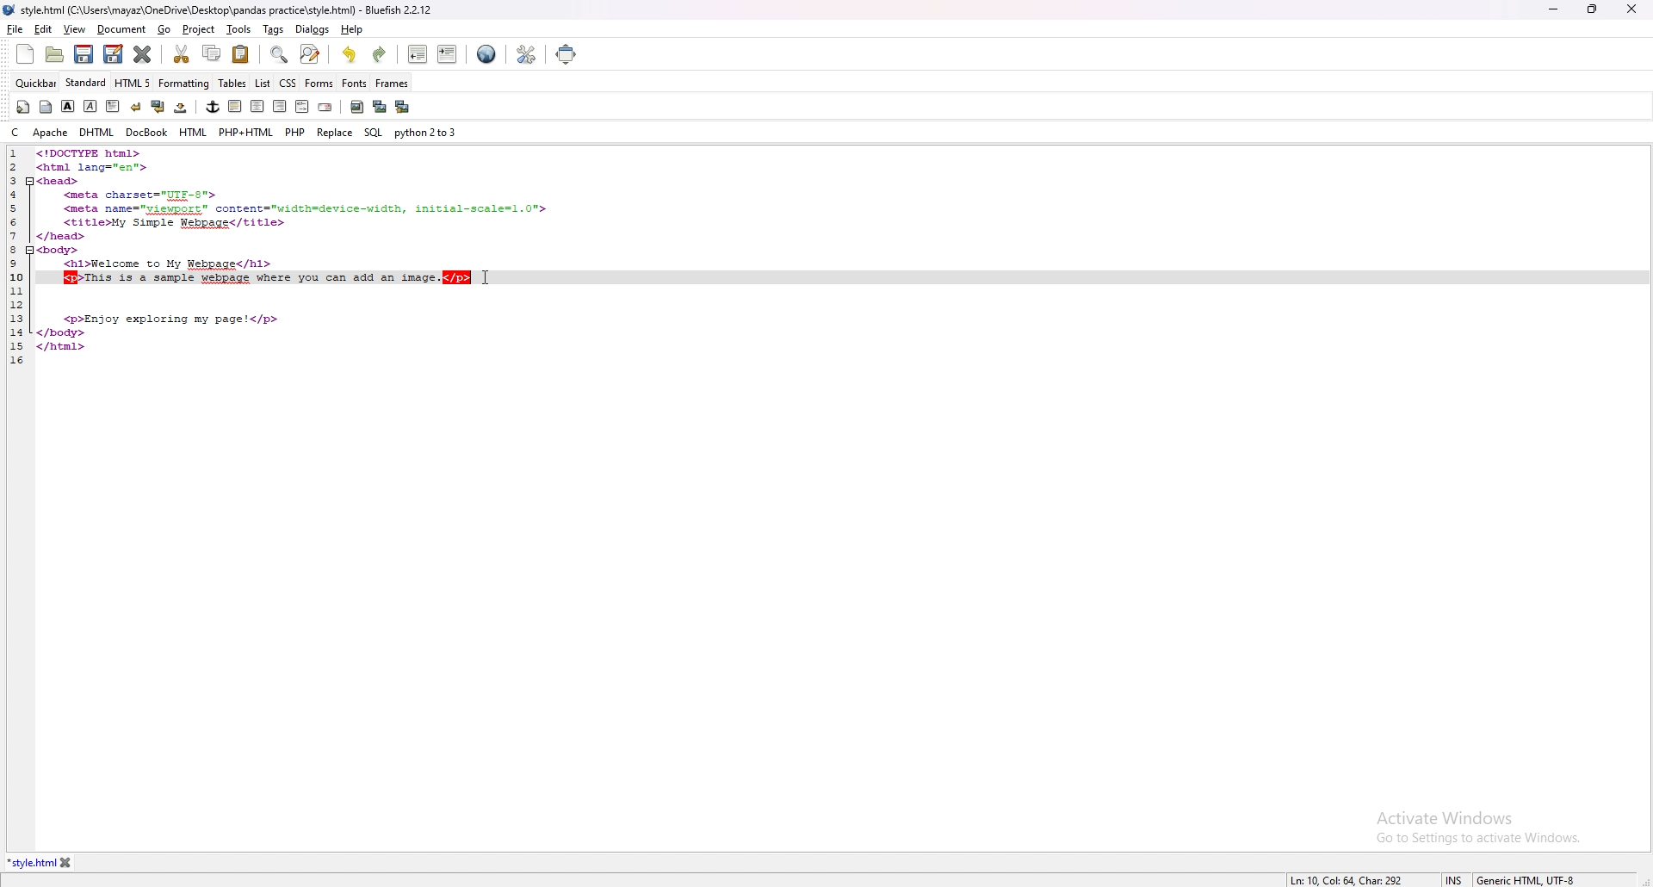 The image size is (1653, 887). I want to click on <head>, so click(59, 181).